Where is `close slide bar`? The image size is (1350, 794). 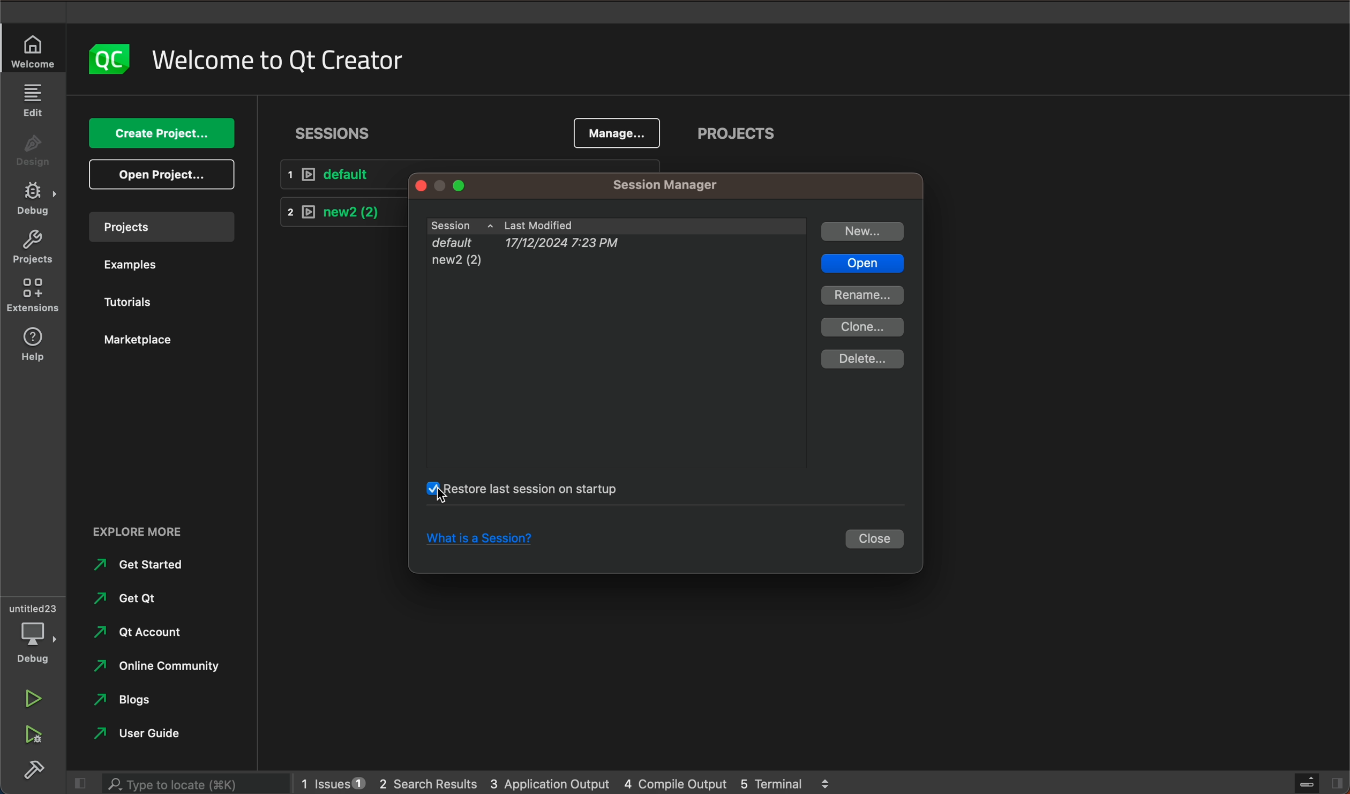 close slide bar is located at coordinates (77, 782).